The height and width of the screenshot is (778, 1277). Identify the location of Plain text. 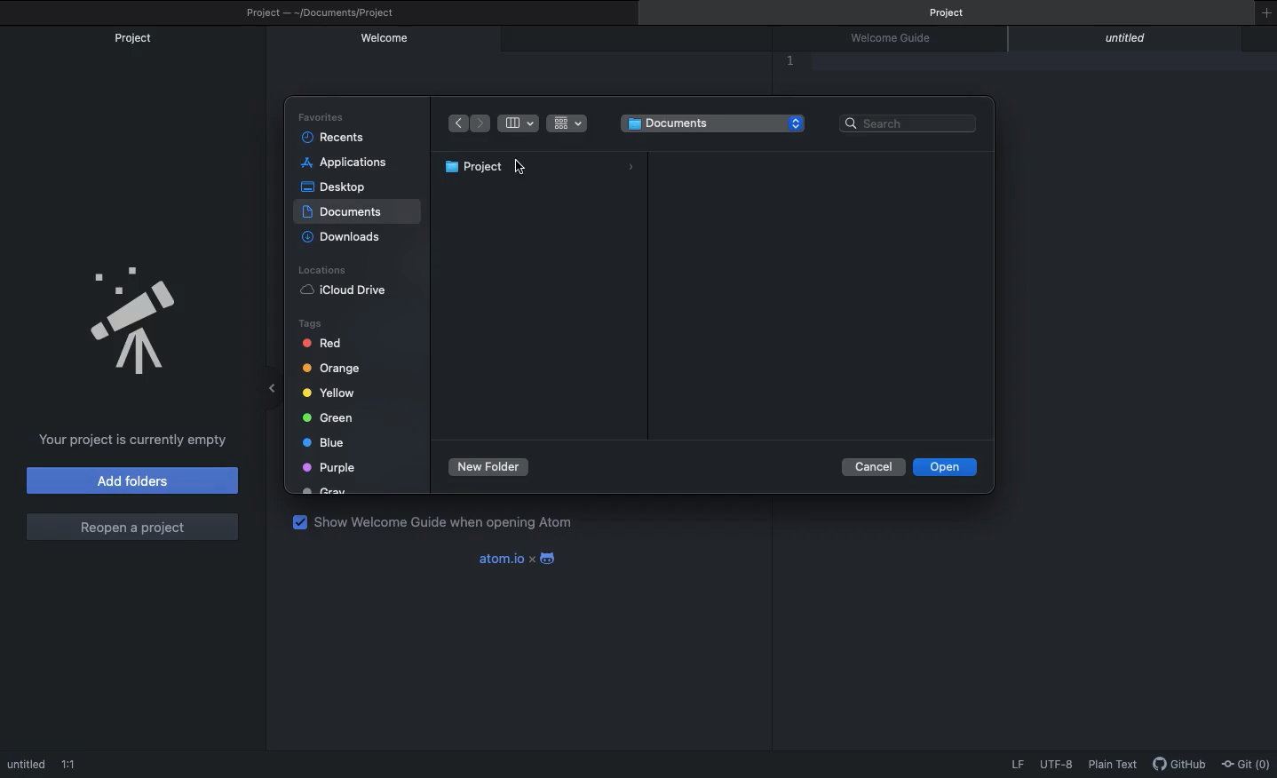
(1116, 766).